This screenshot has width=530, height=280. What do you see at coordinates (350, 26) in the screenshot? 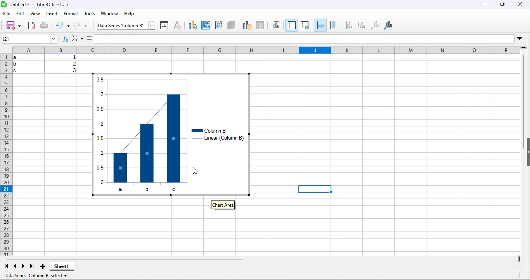
I see `x axis` at bounding box center [350, 26].